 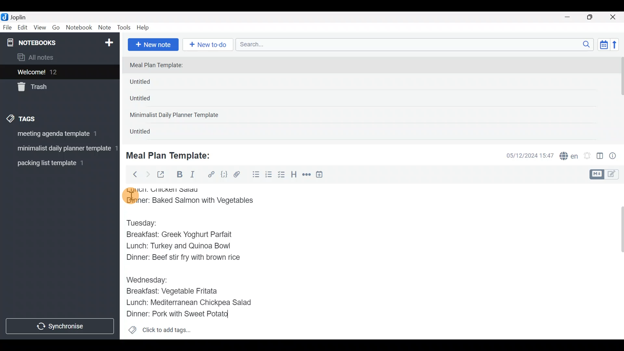 What do you see at coordinates (179, 175) in the screenshot?
I see `Bold` at bounding box center [179, 175].